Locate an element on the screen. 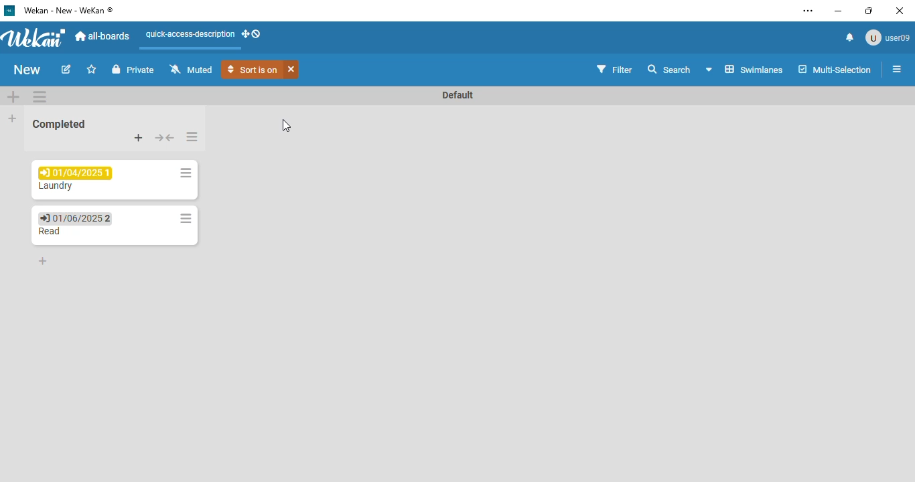 The width and height of the screenshot is (915, 482). Completed is located at coordinates (60, 124).